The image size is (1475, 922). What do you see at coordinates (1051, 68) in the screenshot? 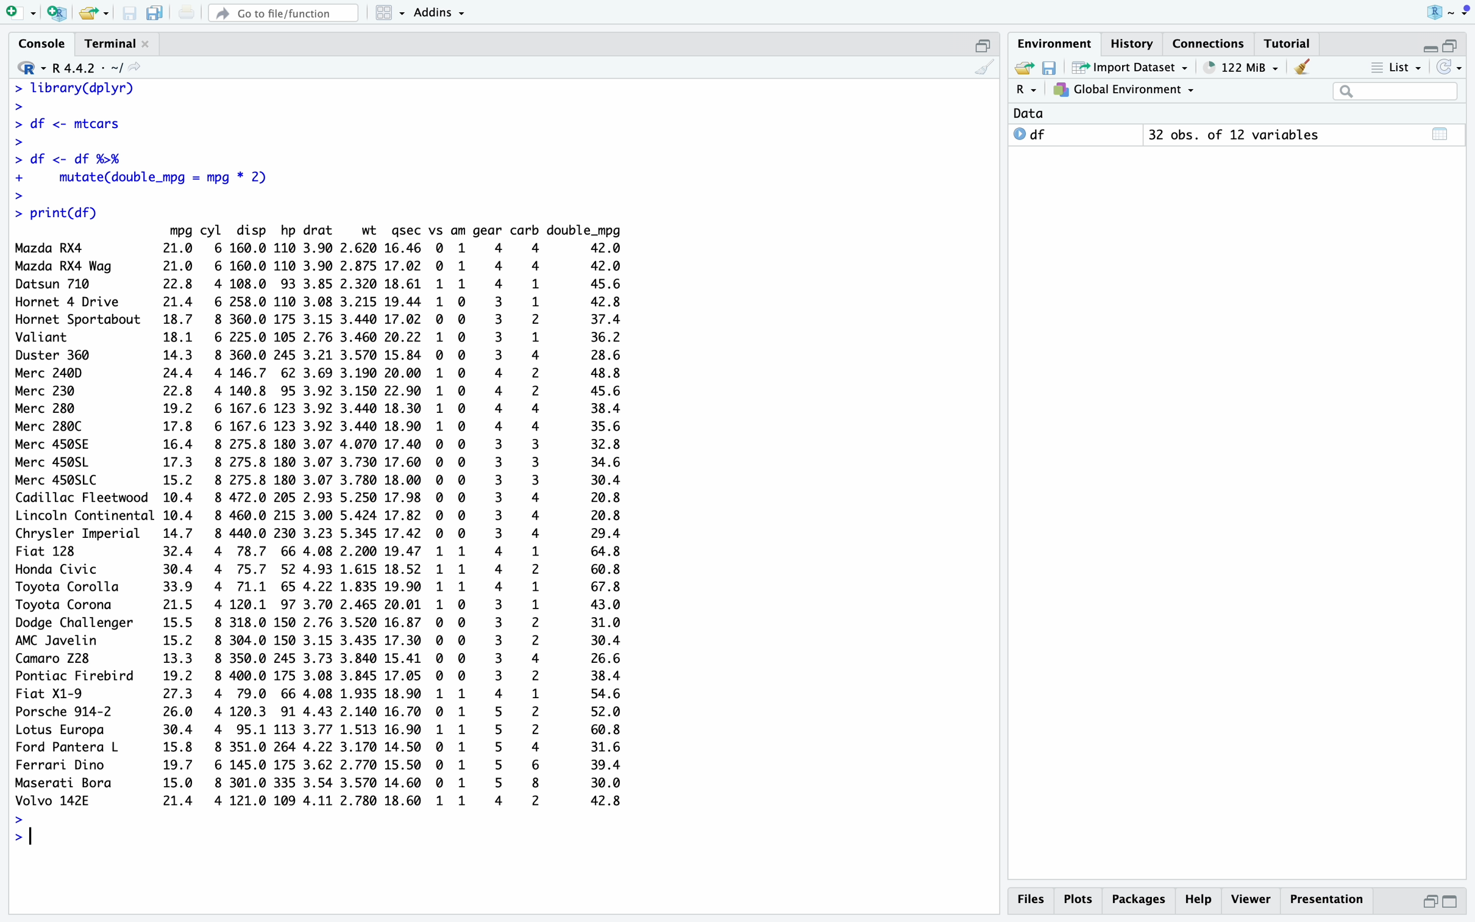
I see `save` at bounding box center [1051, 68].